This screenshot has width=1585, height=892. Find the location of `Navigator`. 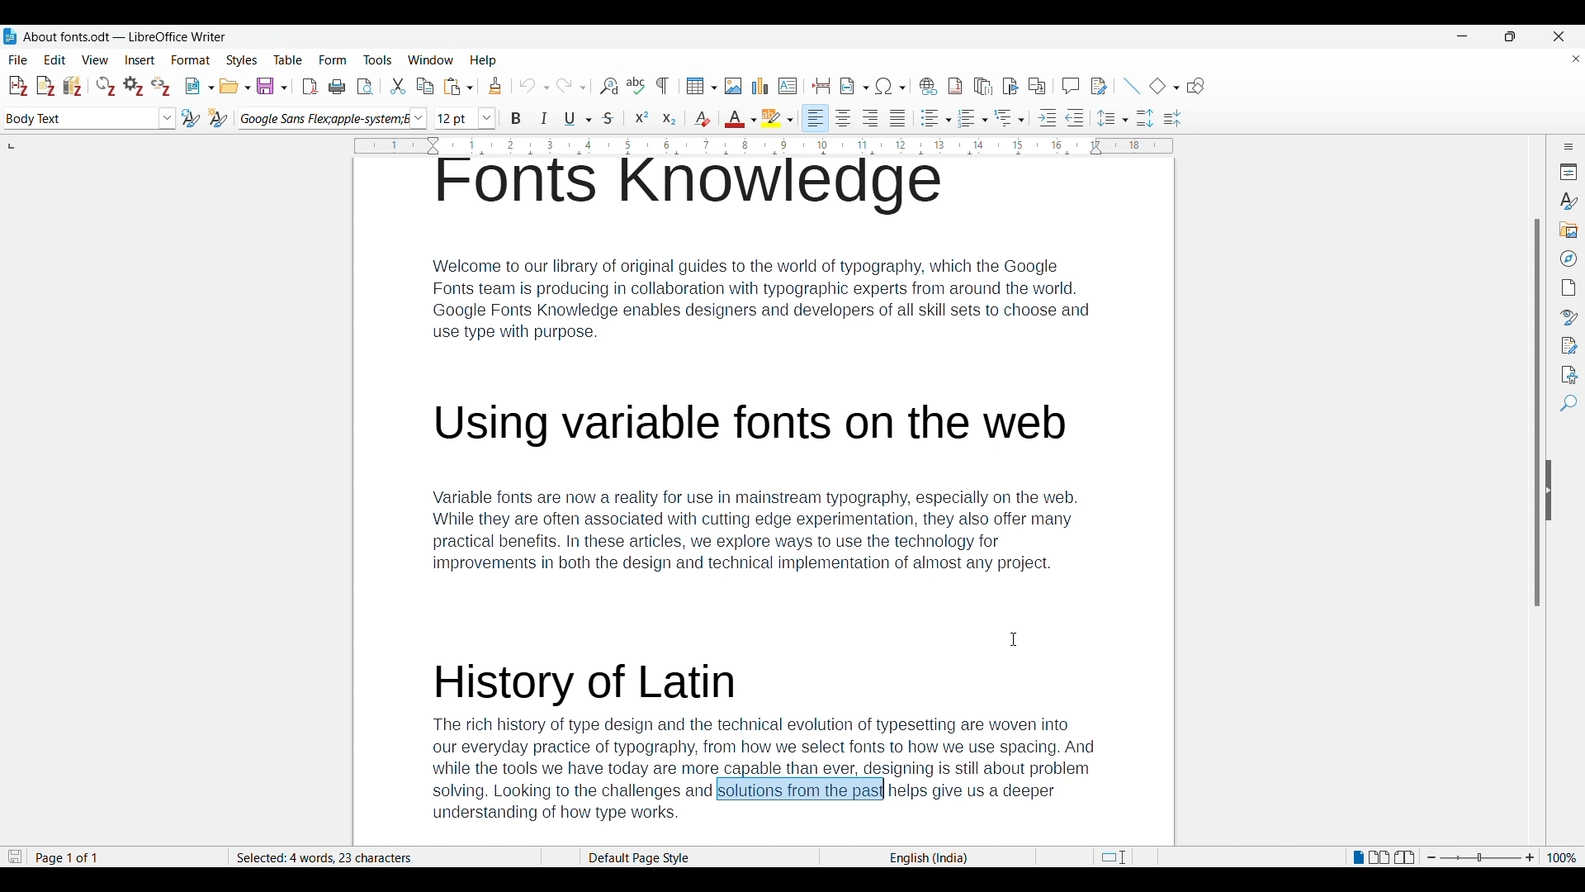

Navigator is located at coordinates (1568, 259).